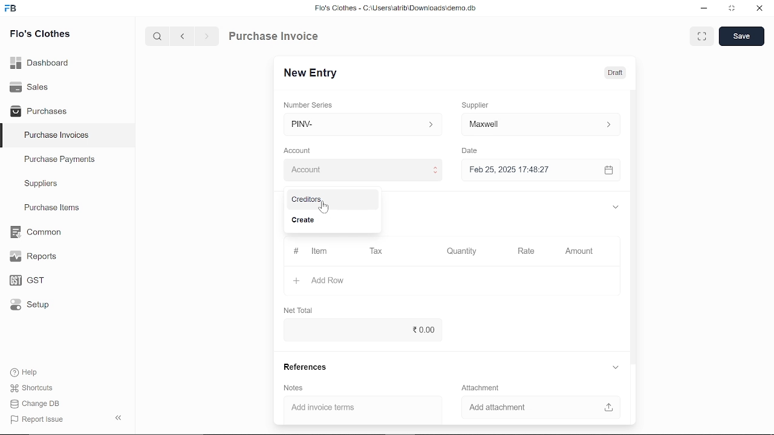  I want to click on Add attachment, so click(536, 406).